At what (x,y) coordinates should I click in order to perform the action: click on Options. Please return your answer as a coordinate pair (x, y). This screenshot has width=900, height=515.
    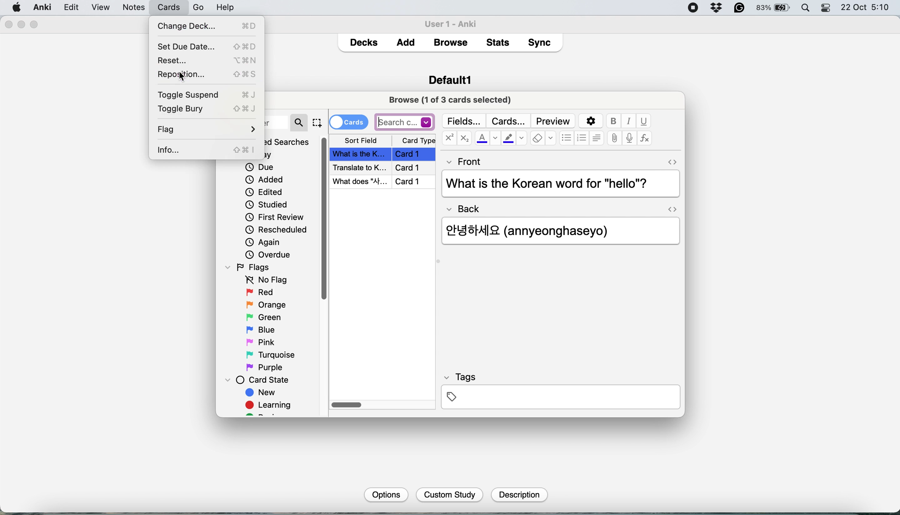
    Looking at the image, I should click on (385, 494).